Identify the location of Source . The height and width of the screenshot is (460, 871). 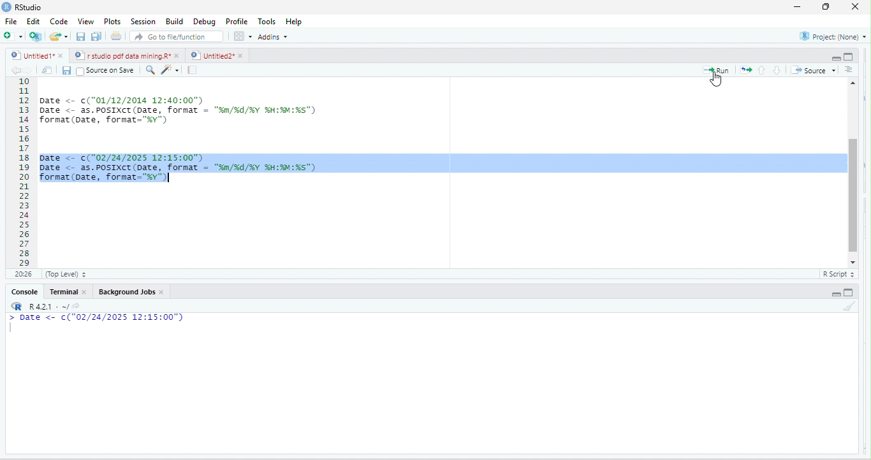
(814, 70).